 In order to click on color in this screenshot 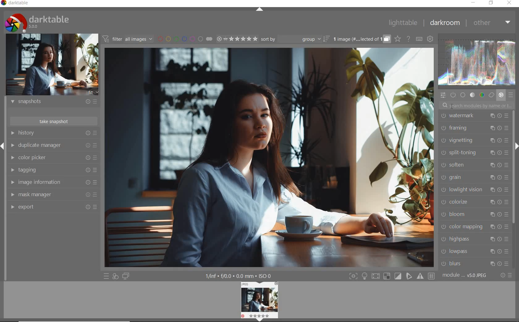, I will do `click(482, 95)`.